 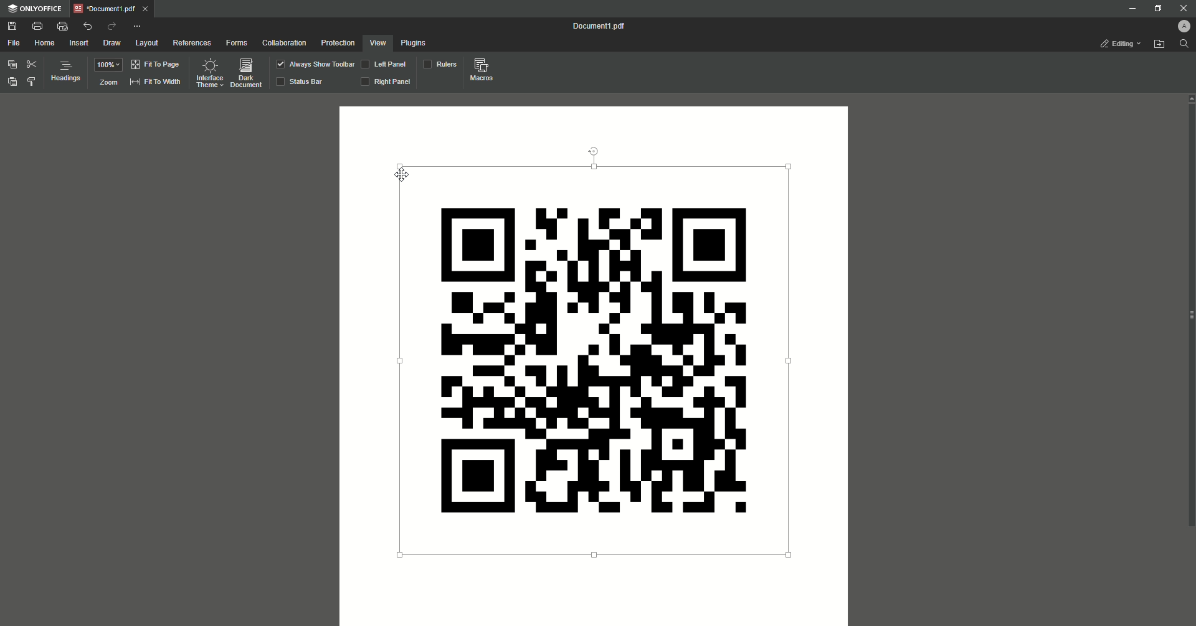 What do you see at coordinates (138, 27) in the screenshot?
I see `Options` at bounding box center [138, 27].